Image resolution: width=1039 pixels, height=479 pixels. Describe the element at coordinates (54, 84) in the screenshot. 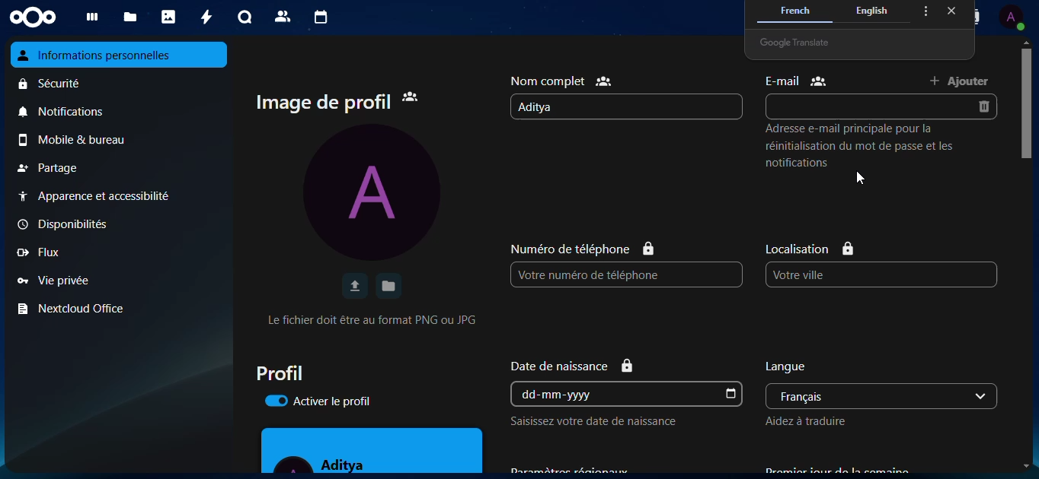

I see `securite` at that location.